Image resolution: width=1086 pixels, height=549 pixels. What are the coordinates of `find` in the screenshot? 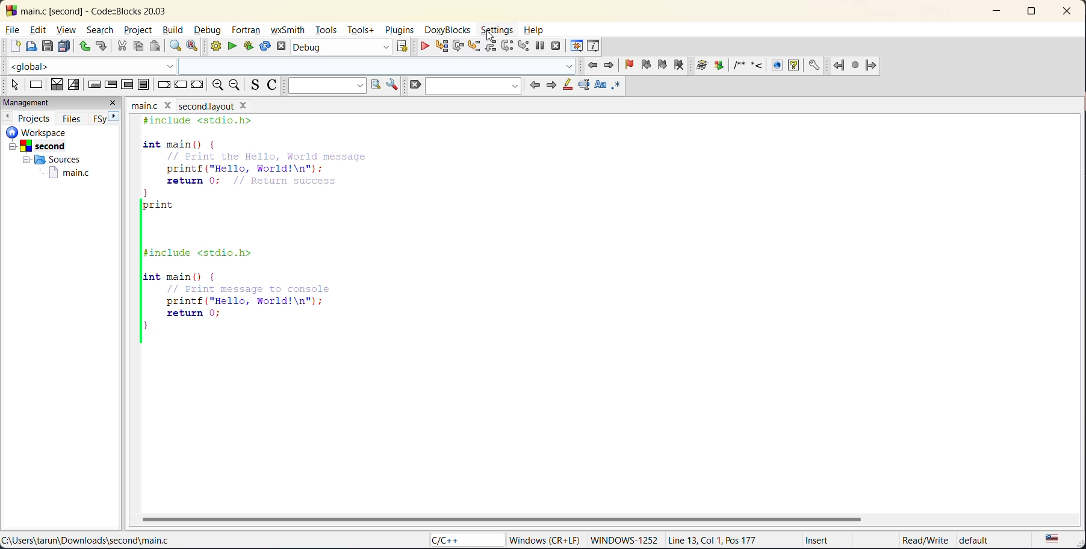 It's located at (176, 46).